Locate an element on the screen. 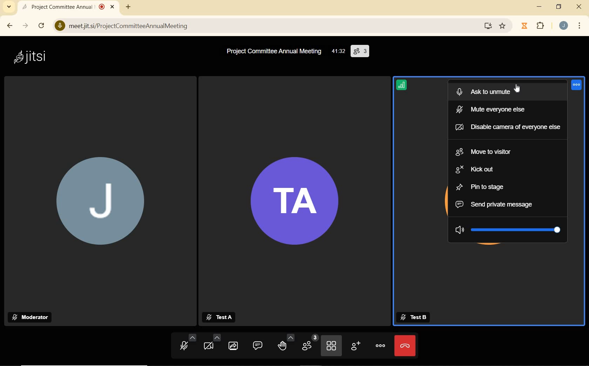 Image resolution: width=589 pixels, height=366 pixels. PIN TO STAGE is located at coordinates (507, 187).